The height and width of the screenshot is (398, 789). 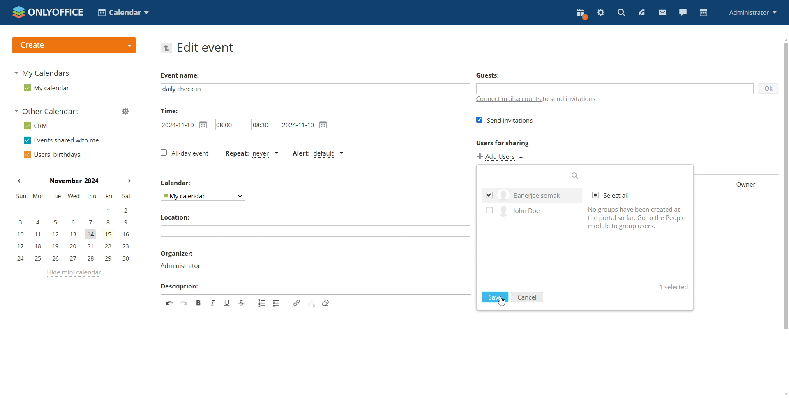 I want to click on present, so click(x=581, y=14).